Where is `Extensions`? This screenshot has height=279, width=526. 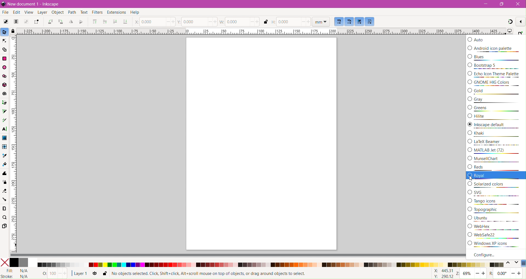 Extensions is located at coordinates (116, 13).